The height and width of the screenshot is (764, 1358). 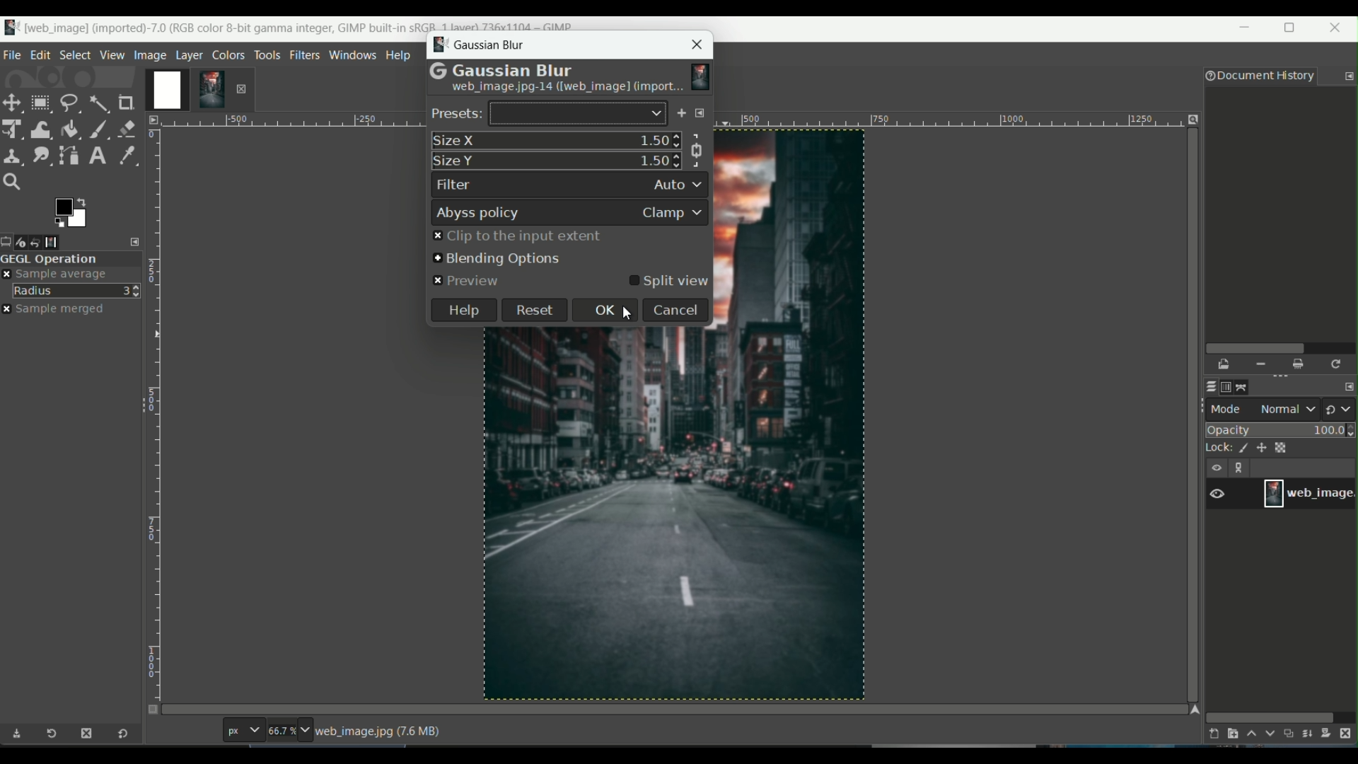 What do you see at coordinates (654, 161) in the screenshot?
I see `1.50` at bounding box center [654, 161].